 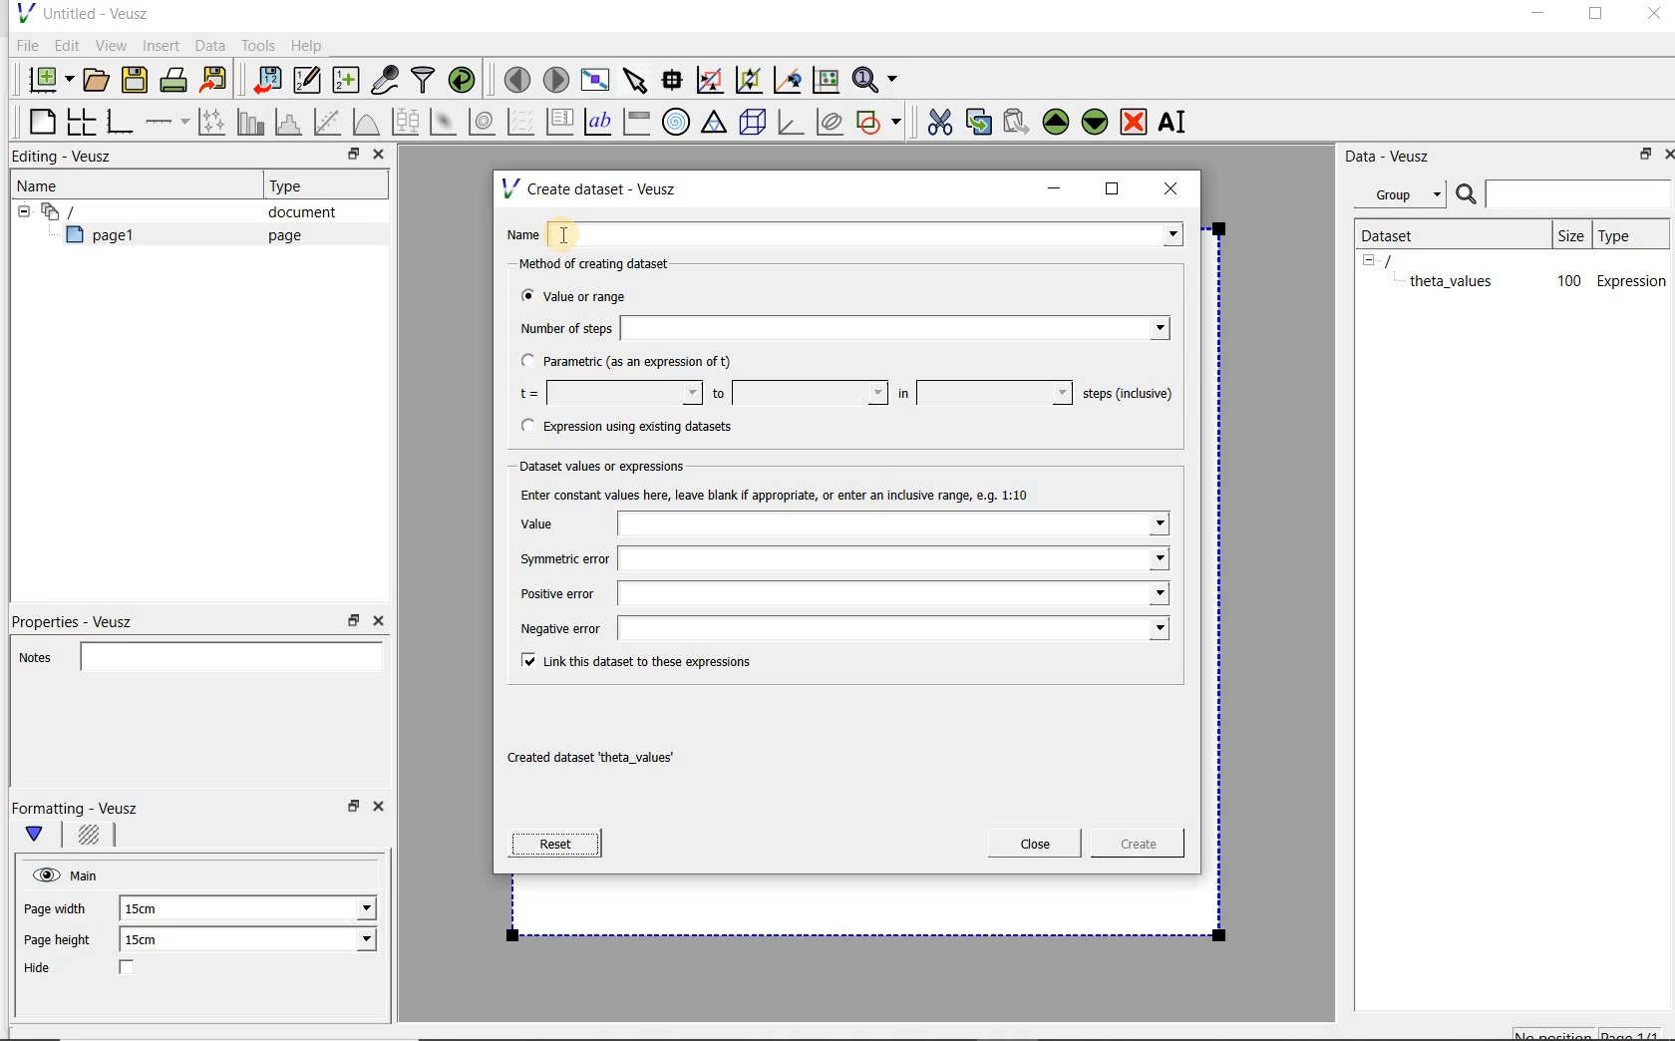 I want to click on Move the selected widget down, so click(x=1096, y=121).